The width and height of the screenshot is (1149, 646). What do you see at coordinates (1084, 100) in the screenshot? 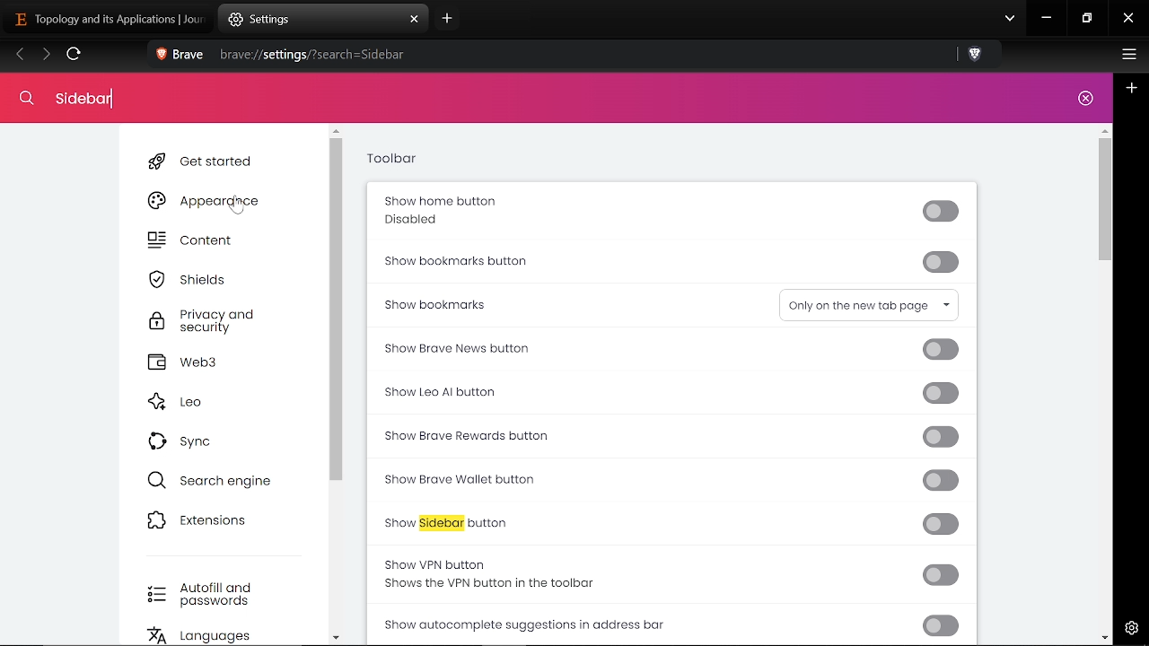
I see `Close` at bounding box center [1084, 100].